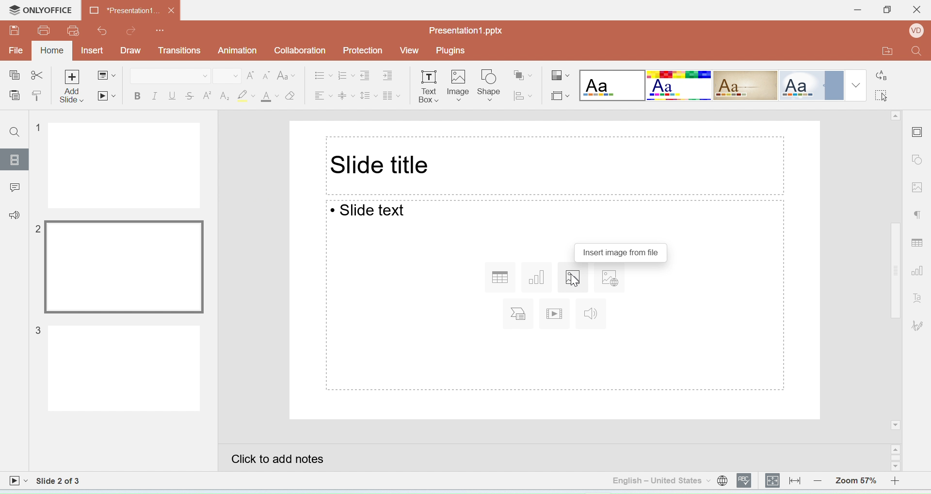 The image size is (931, 494). I want to click on Change case, so click(287, 75).